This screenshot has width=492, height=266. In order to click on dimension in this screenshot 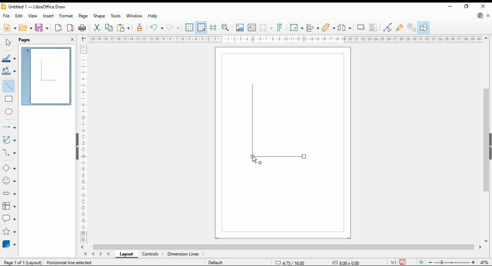, I will do `click(183, 254)`.